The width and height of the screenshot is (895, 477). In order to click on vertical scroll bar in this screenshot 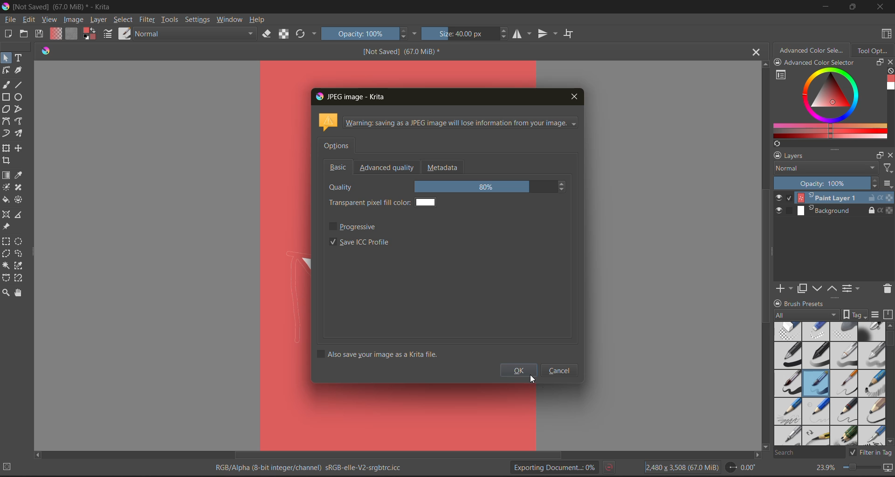, I will do `click(763, 256)`.